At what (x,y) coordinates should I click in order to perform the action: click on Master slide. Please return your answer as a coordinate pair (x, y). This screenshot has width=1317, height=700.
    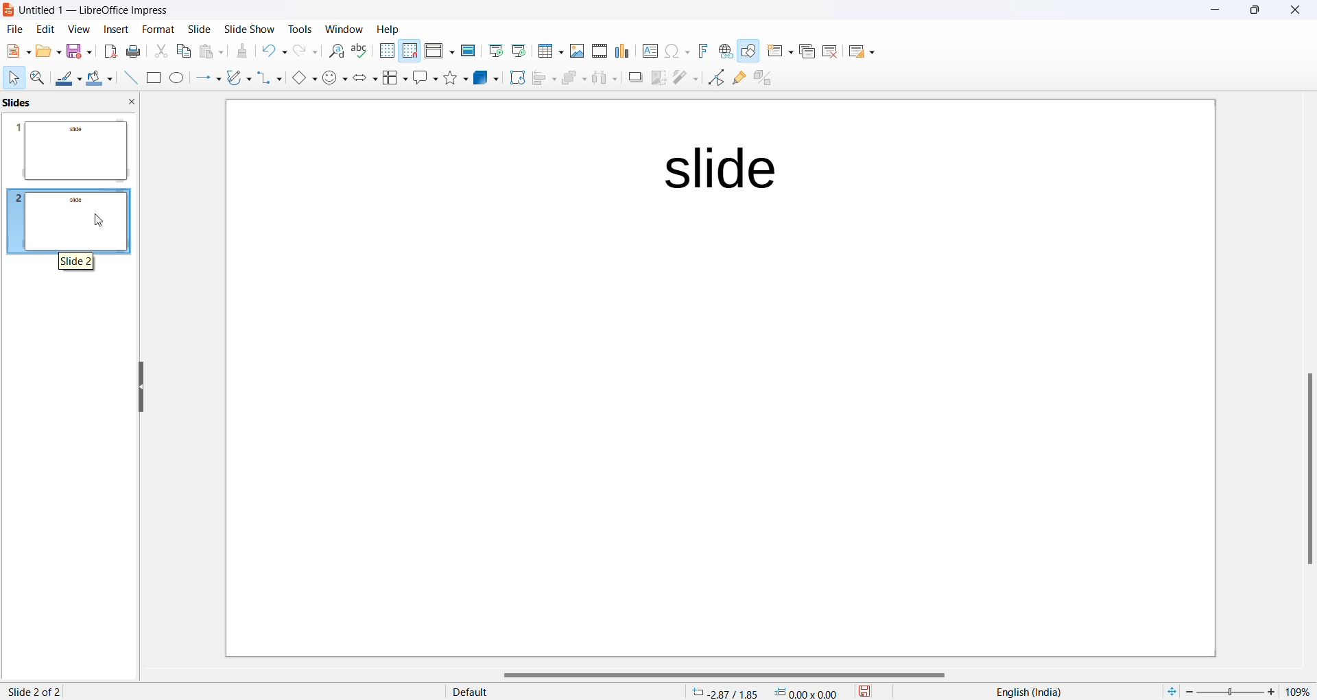
    Looking at the image, I should click on (468, 51).